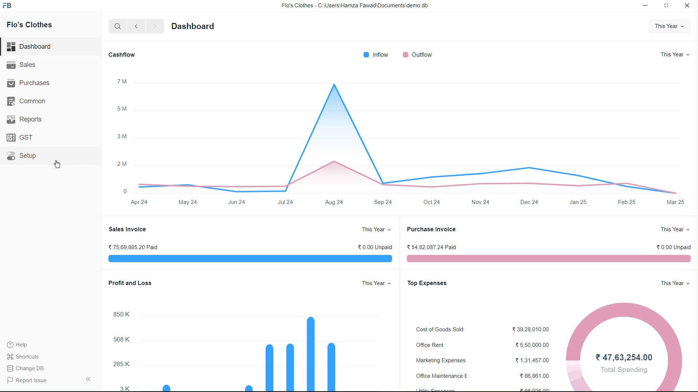  I want to click on This year, so click(375, 230).